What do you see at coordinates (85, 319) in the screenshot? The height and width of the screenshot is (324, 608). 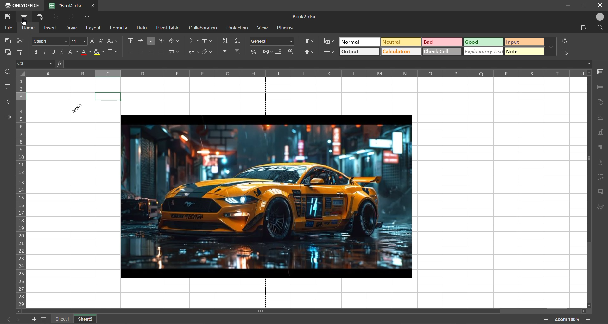 I see `sheet 2` at bounding box center [85, 319].